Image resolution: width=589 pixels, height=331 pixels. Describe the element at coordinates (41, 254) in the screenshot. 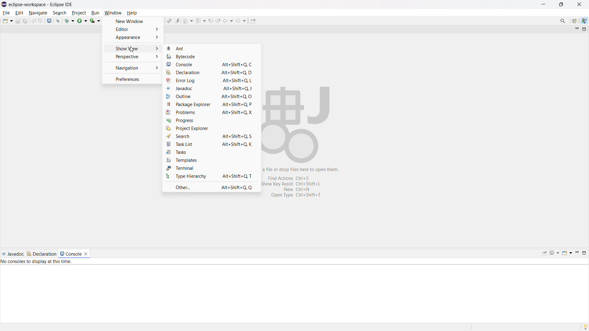

I see `declaration` at that location.